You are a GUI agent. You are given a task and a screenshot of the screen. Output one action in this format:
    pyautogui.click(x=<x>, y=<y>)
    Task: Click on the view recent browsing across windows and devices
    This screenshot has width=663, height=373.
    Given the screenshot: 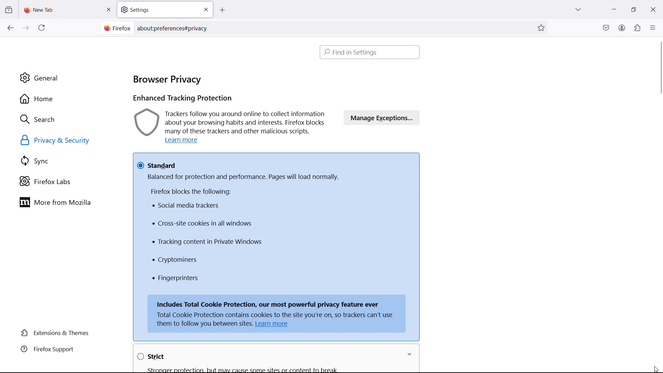 What is the action you would take?
    pyautogui.click(x=8, y=10)
    